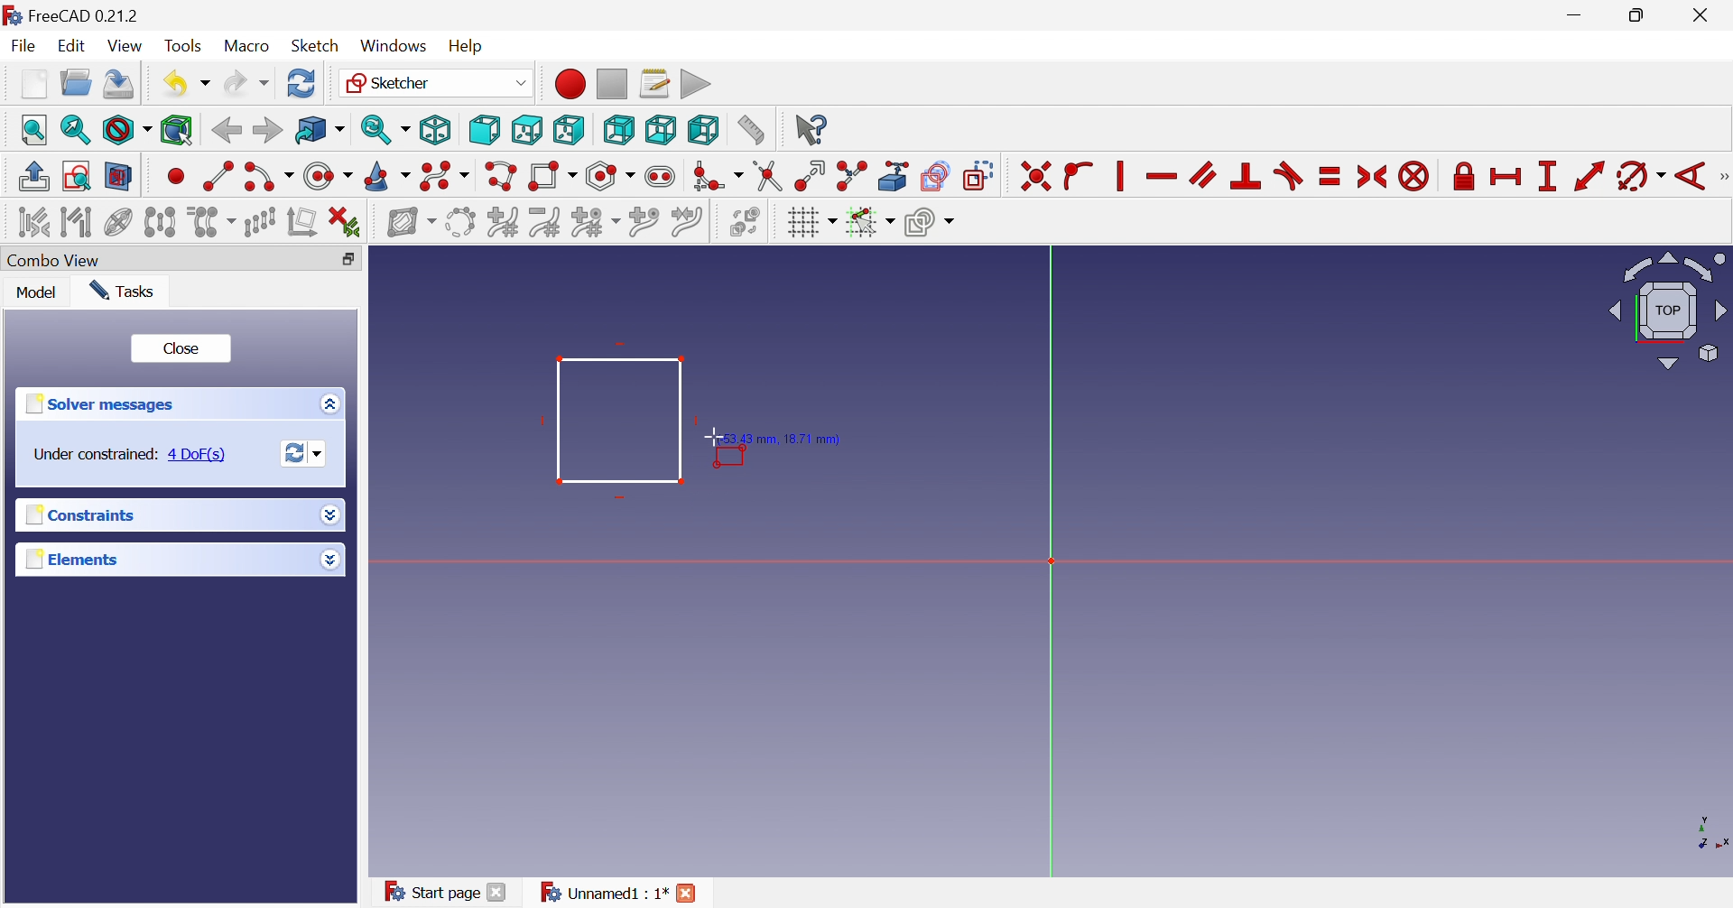 This screenshot has height=908, width=1733. What do you see at coordinates (329, 513) in the screenshot?
I see `Drop down` at bounding box center [329, 513].